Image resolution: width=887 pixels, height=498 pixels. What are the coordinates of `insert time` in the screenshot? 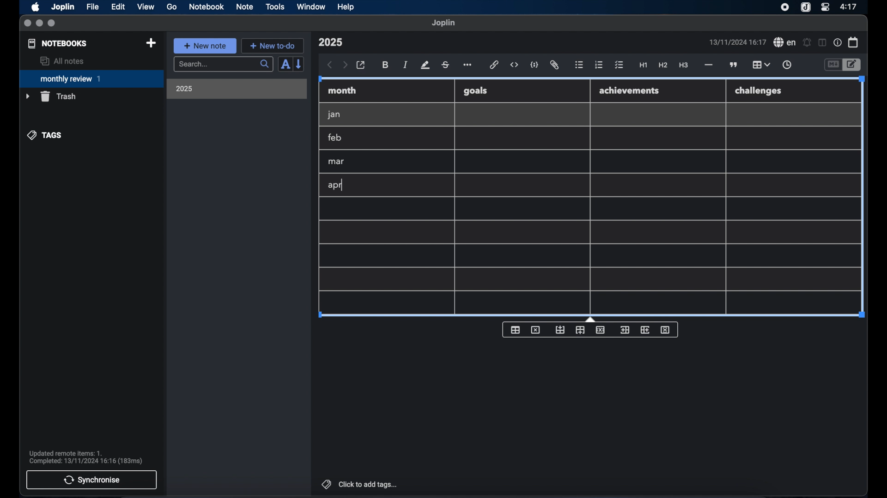 It's located at (787, 65).